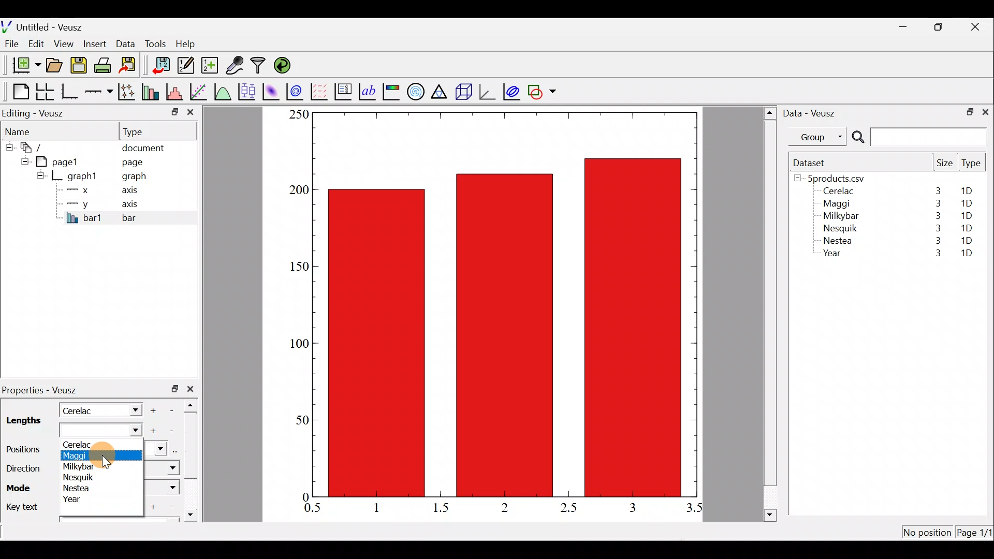 The width and height of the screenshot is (994, 559). I want to click on Nesquik, so click(80, 478).